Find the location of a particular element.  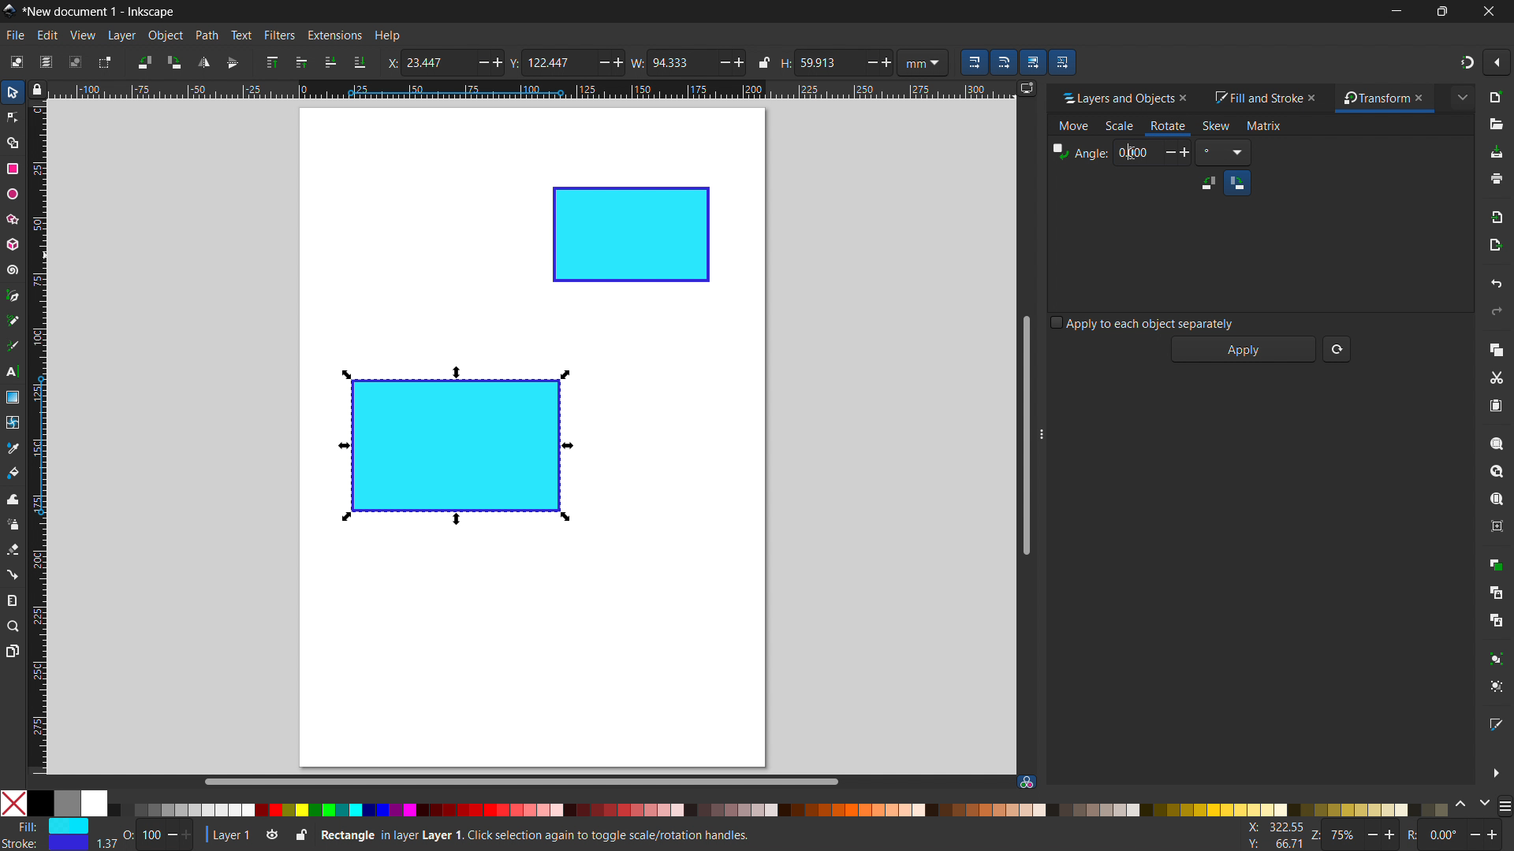

skew is located at coordinates (1216, 126).